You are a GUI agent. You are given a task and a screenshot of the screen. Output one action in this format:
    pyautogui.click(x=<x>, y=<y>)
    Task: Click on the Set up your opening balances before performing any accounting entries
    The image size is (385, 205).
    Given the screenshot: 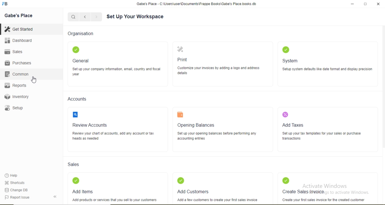 What is the action you would take?
    pyautogui.click(x=217, y=136)
    